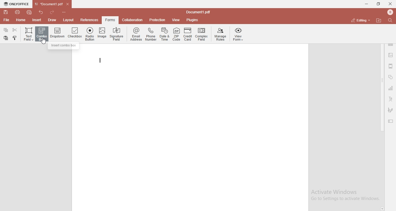 This screenshot has width=396, height=211. I want to click on radio button, so click(90, 34).